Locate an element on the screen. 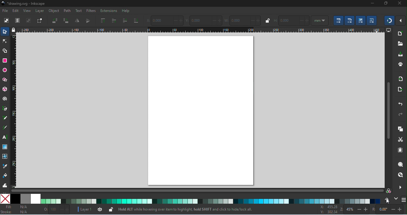  black is located at coordinates (15, 199).